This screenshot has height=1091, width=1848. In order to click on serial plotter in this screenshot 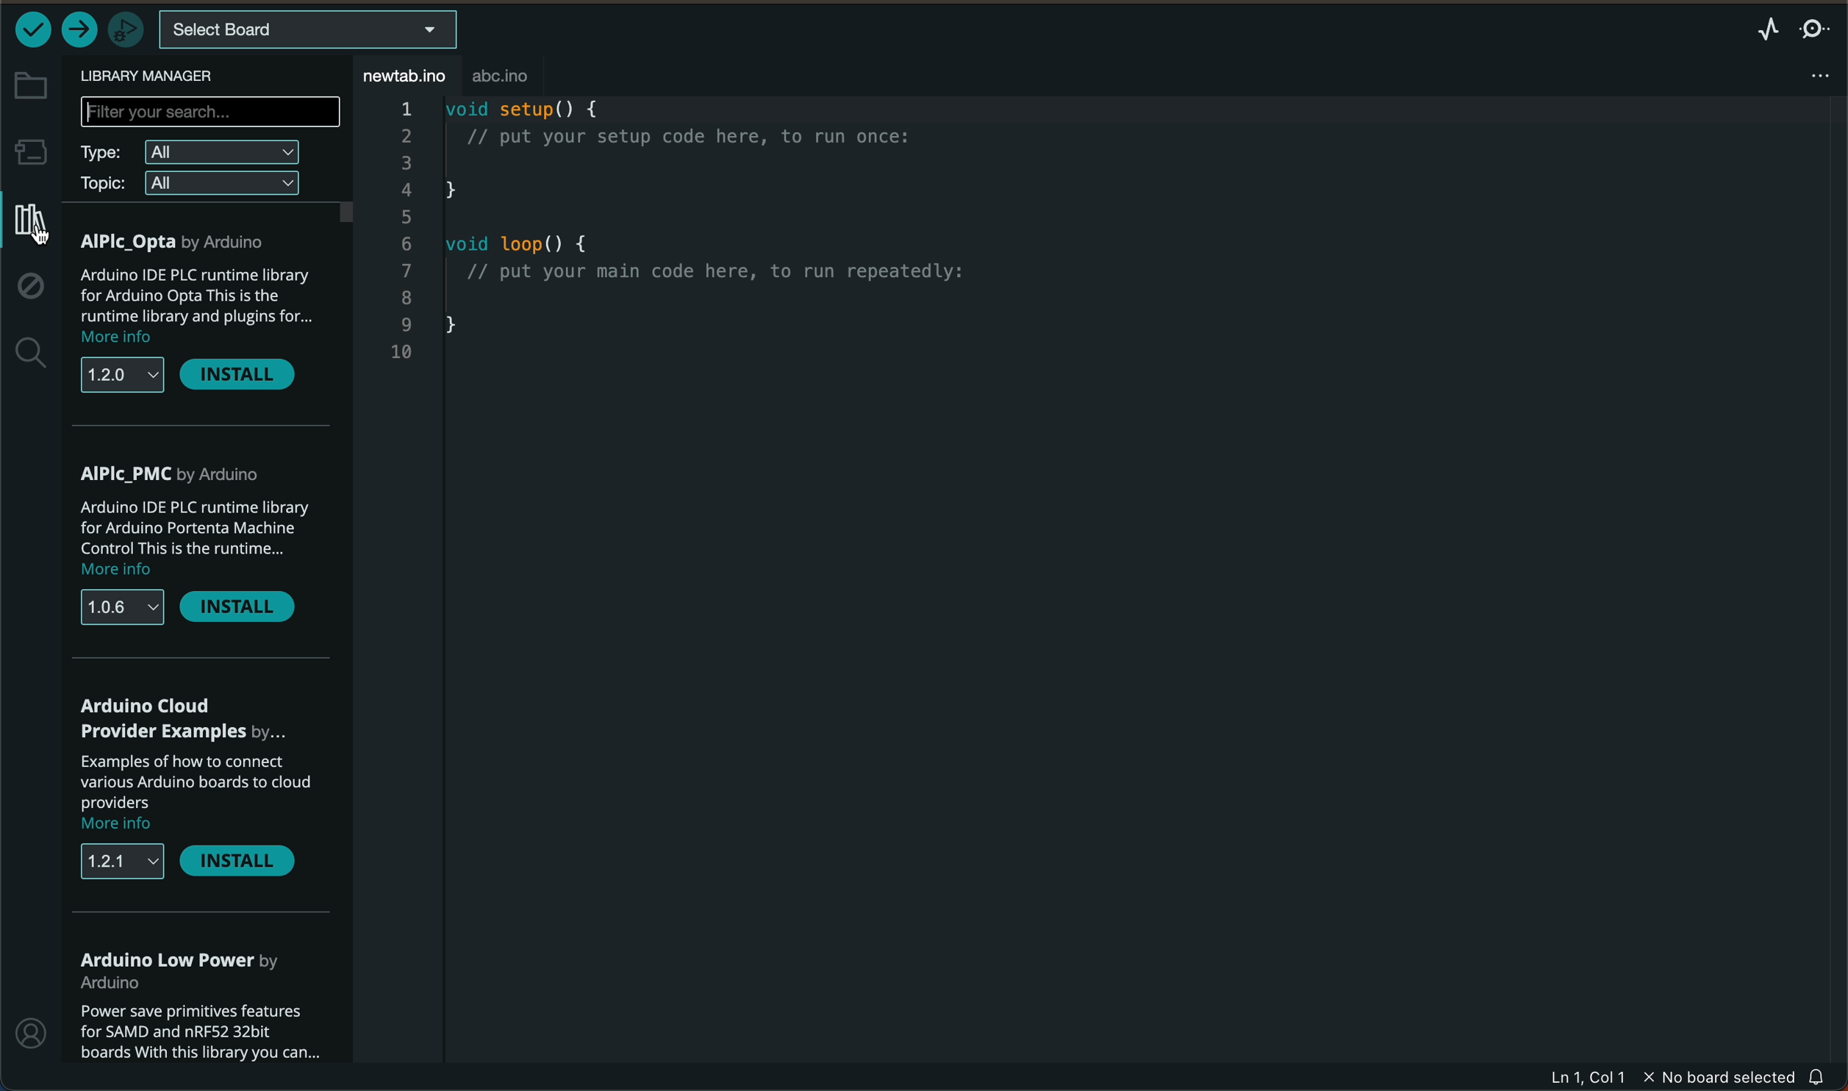, I will do `click(1769, 29)`.